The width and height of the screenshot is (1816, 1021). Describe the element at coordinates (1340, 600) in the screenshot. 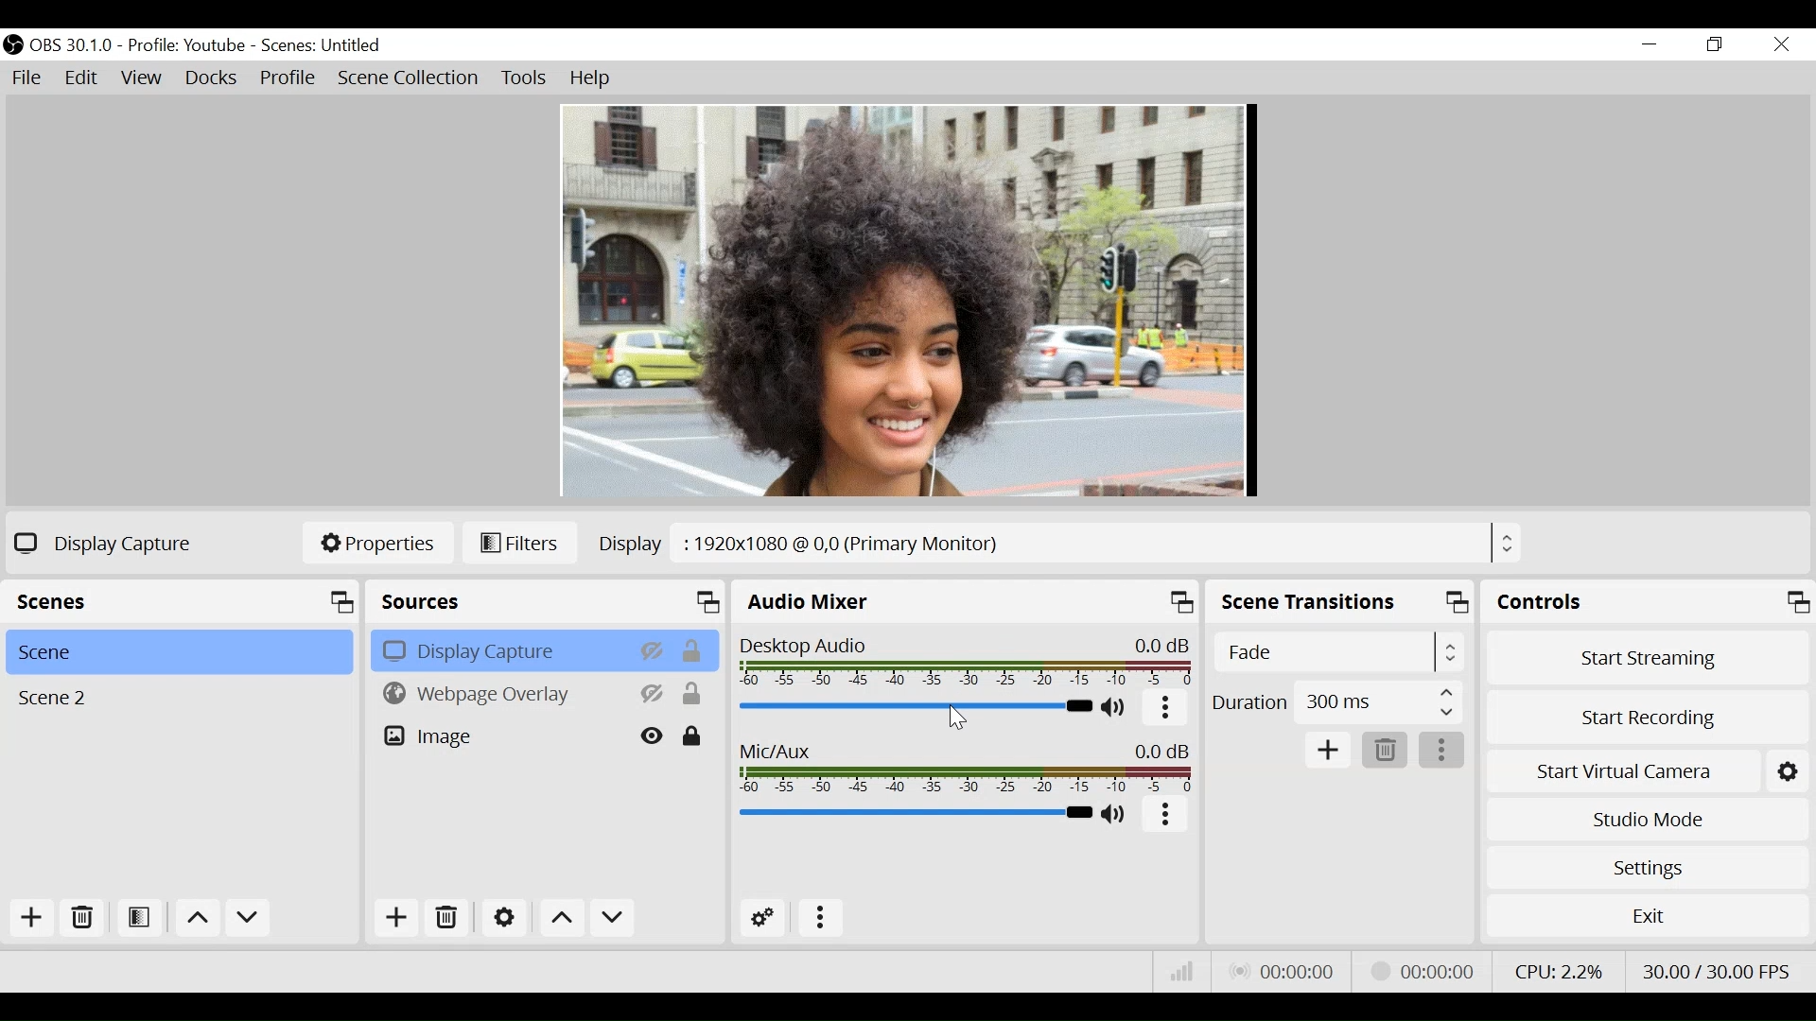

I see `Scene Transition Panel` at that location.